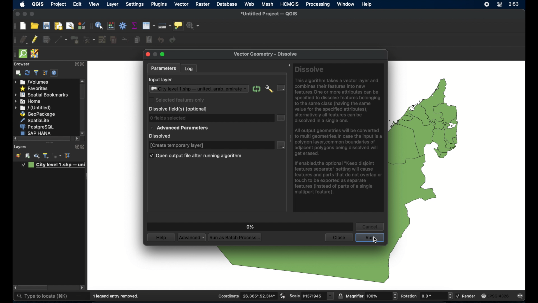  What do you see at coordinates (14, 26) in the screenshot?
I see `project toolbar` at bounding box center [14, 26].